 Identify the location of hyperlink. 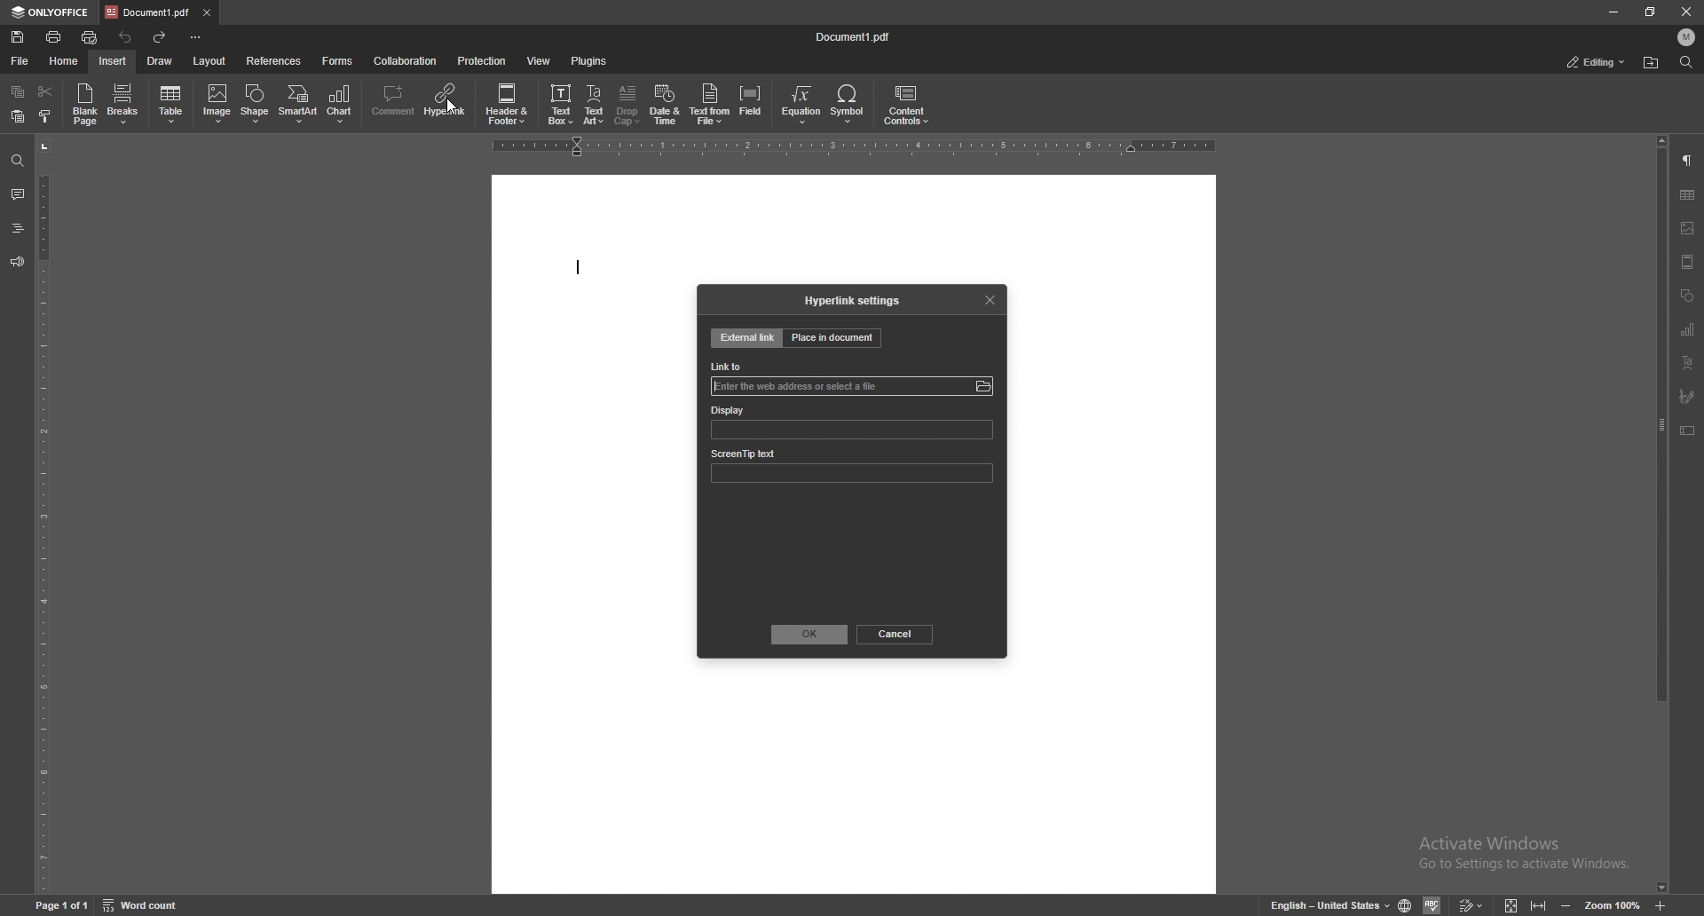
(446, 101).